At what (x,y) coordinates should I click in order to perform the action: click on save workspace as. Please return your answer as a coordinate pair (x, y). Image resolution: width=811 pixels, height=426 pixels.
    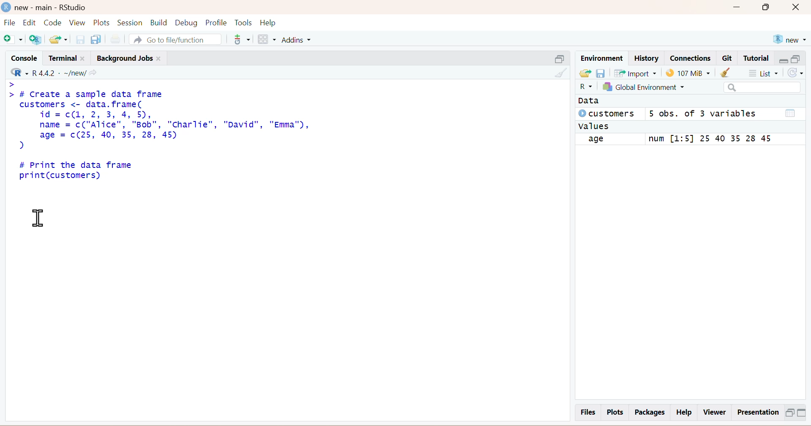
    Looking at the image, I should click on (601, 73).